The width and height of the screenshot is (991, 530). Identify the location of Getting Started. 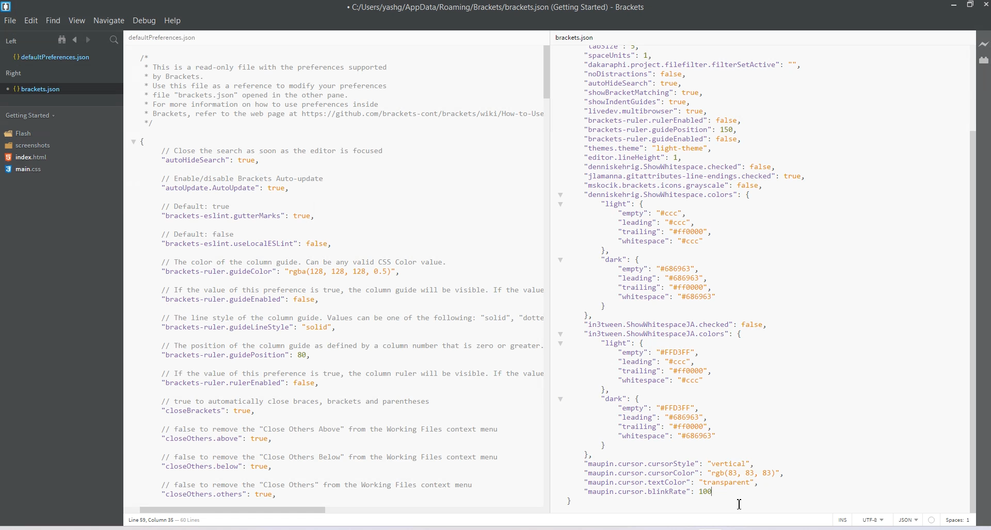
(31, 114).